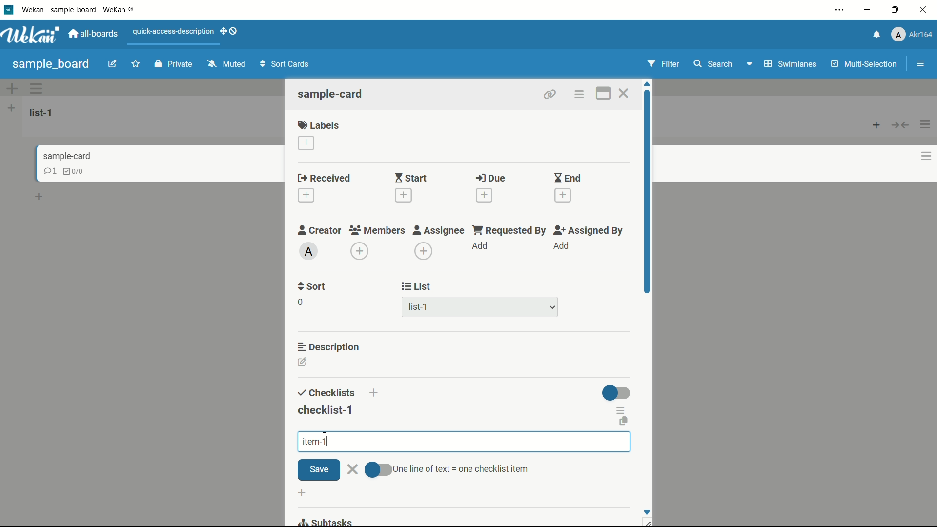 The width and height of the screenshot is (937, 527). Describe the element at coordinates (306, 196) in the screenshot. I see `add date` at that location.